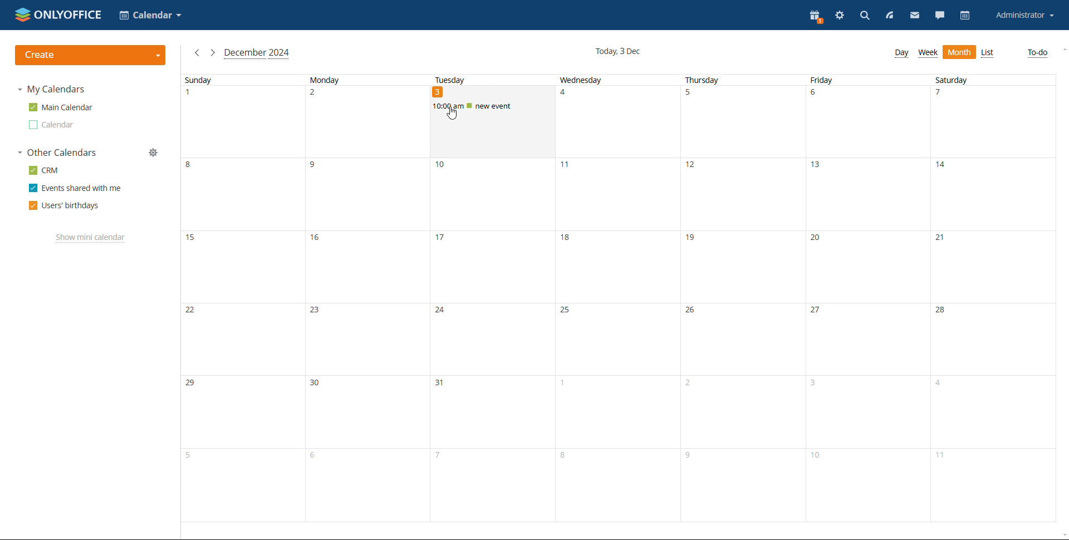 The image size is (1069, 540). What do you see at coordinates (867, 340) in the screenshot?
I see `27` at bounding box center [867, 340].